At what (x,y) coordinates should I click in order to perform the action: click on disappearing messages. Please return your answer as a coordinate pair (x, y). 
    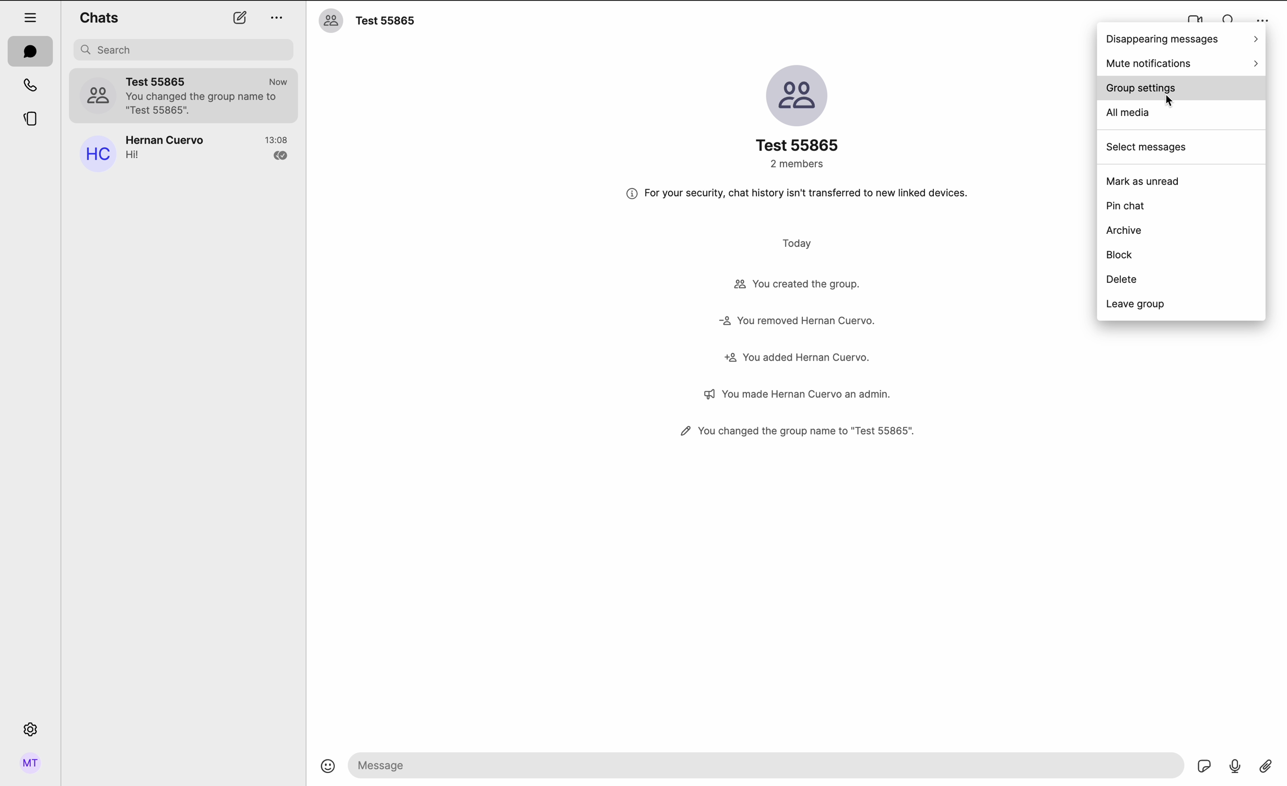
    Looking at the image, I should click on (1183, 38).